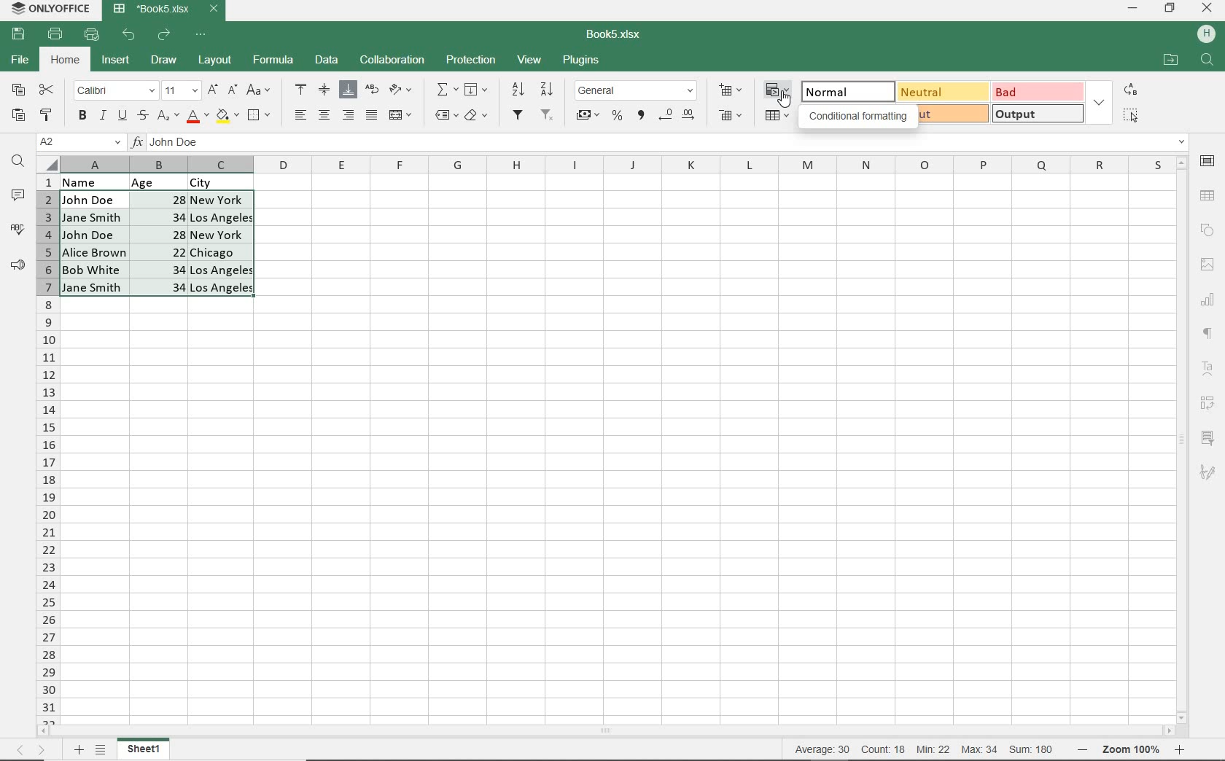 The height and width of the screenshot is (761, 1225). Describe the element at coordinates (324, 89) in the screenshot. I see `ALIGN MIDDLE` at that location.